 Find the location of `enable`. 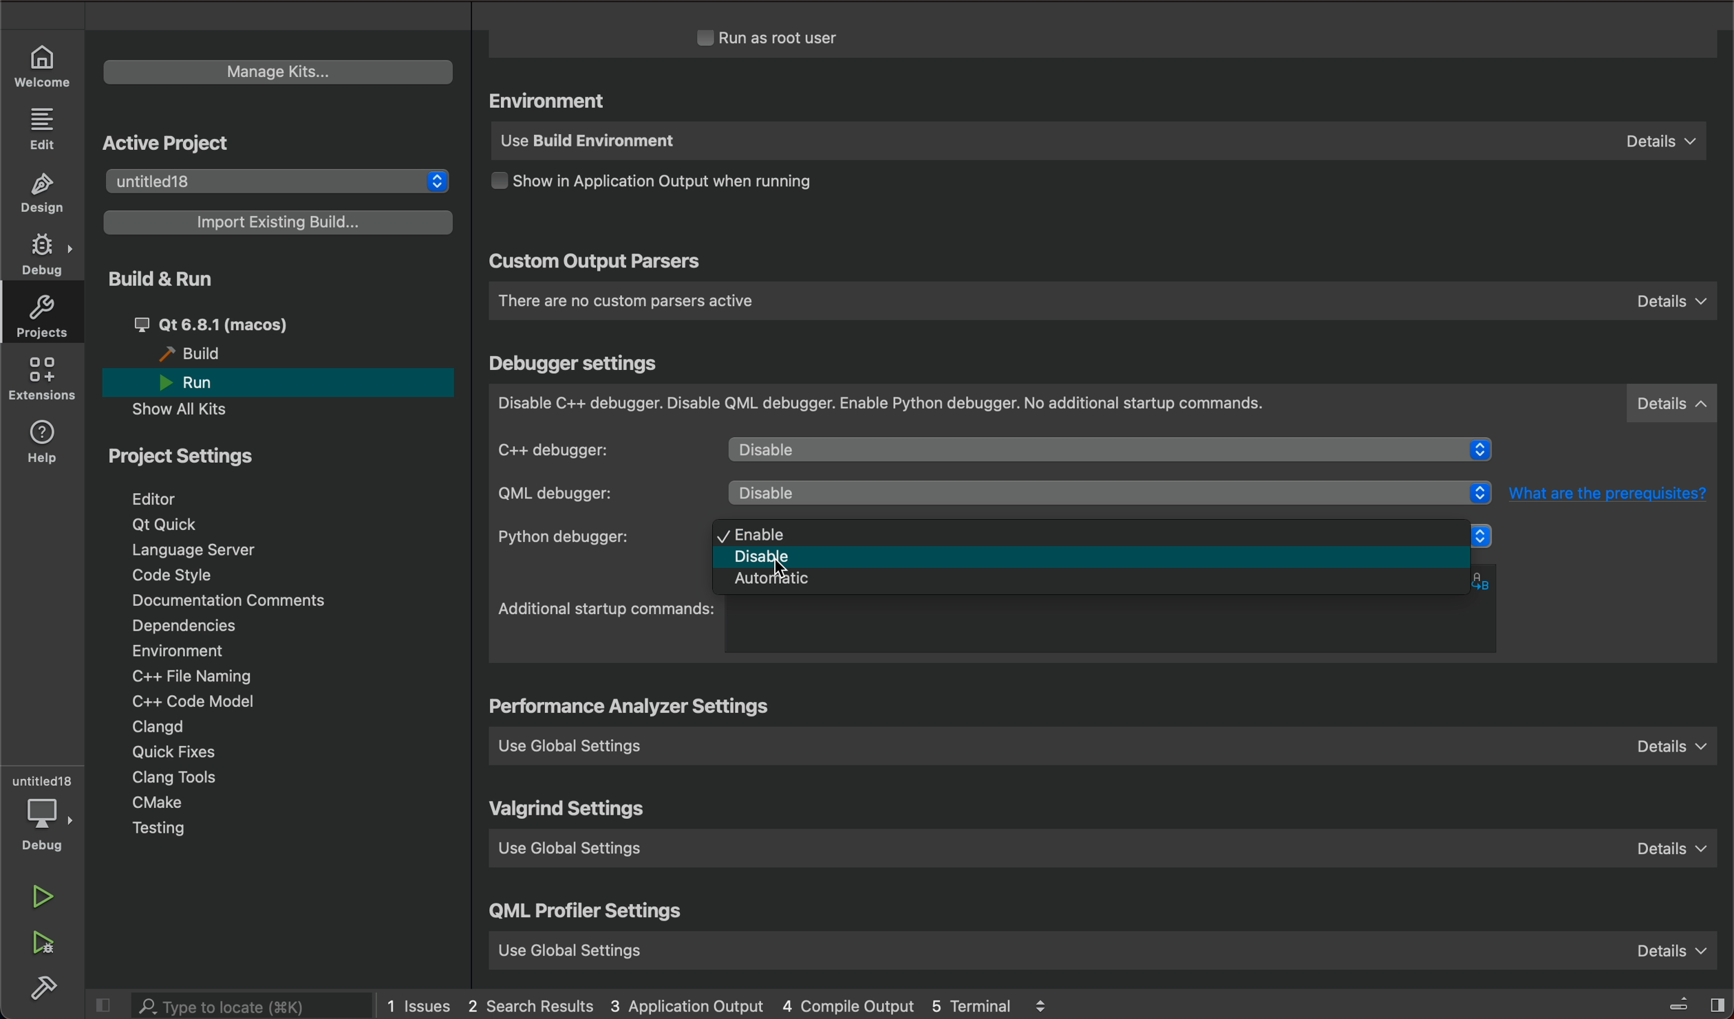

enable is located at coordinates (1098, 534).